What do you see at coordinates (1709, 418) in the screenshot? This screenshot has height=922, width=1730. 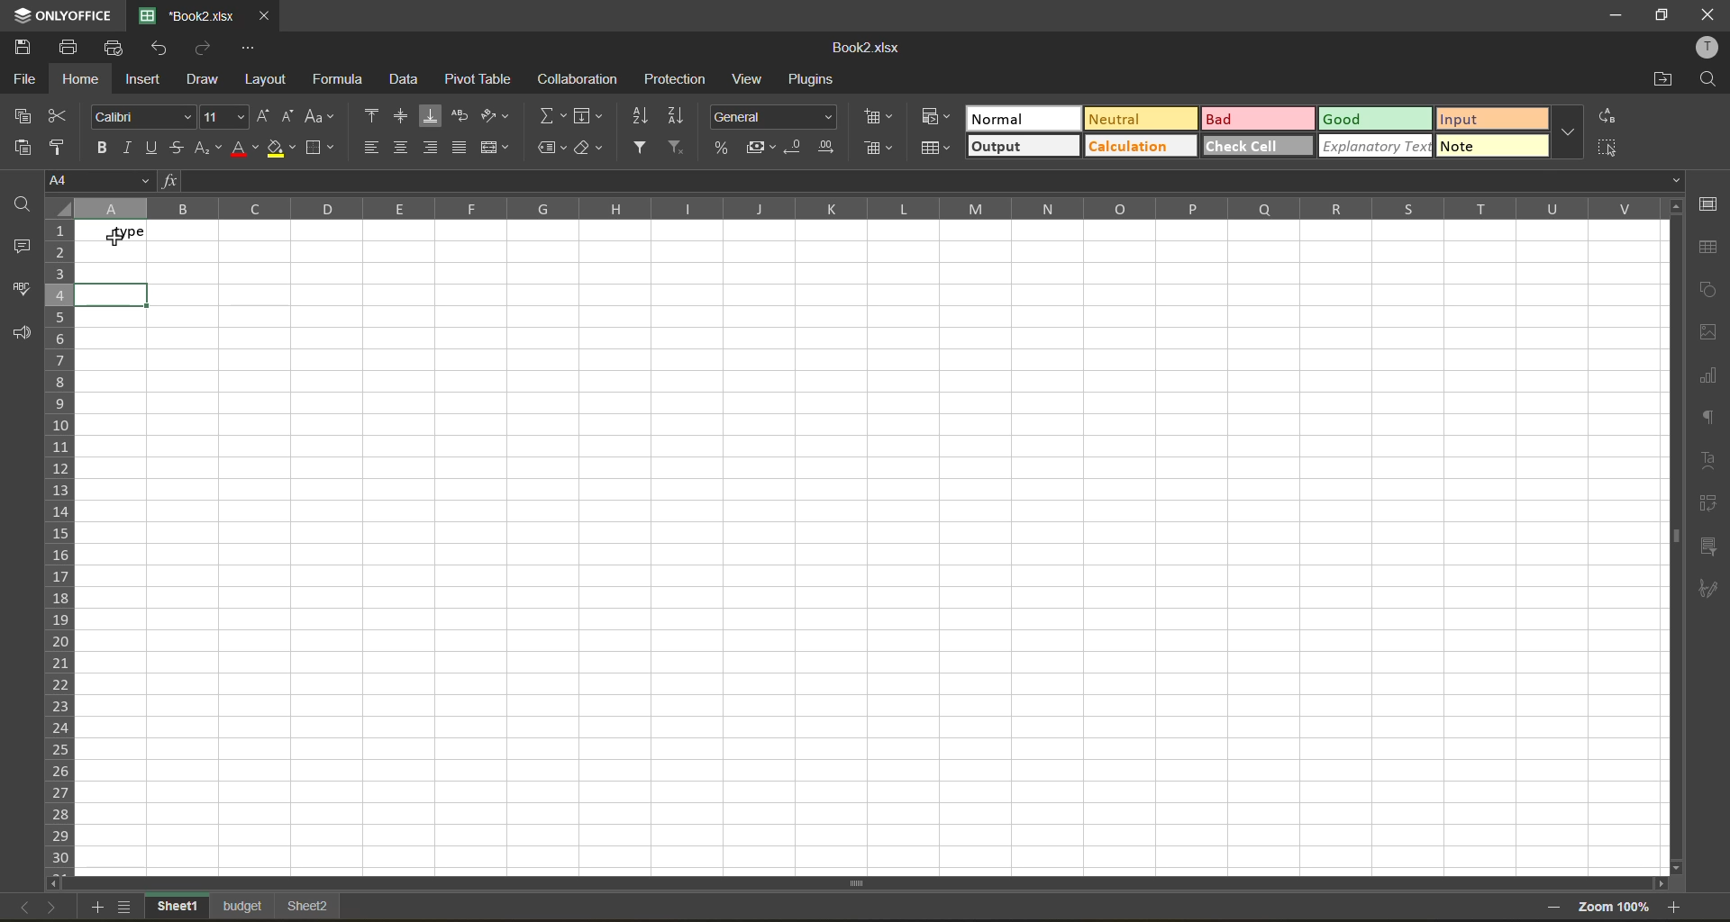 I see `paragraph` at bounding box center [1709, 418].